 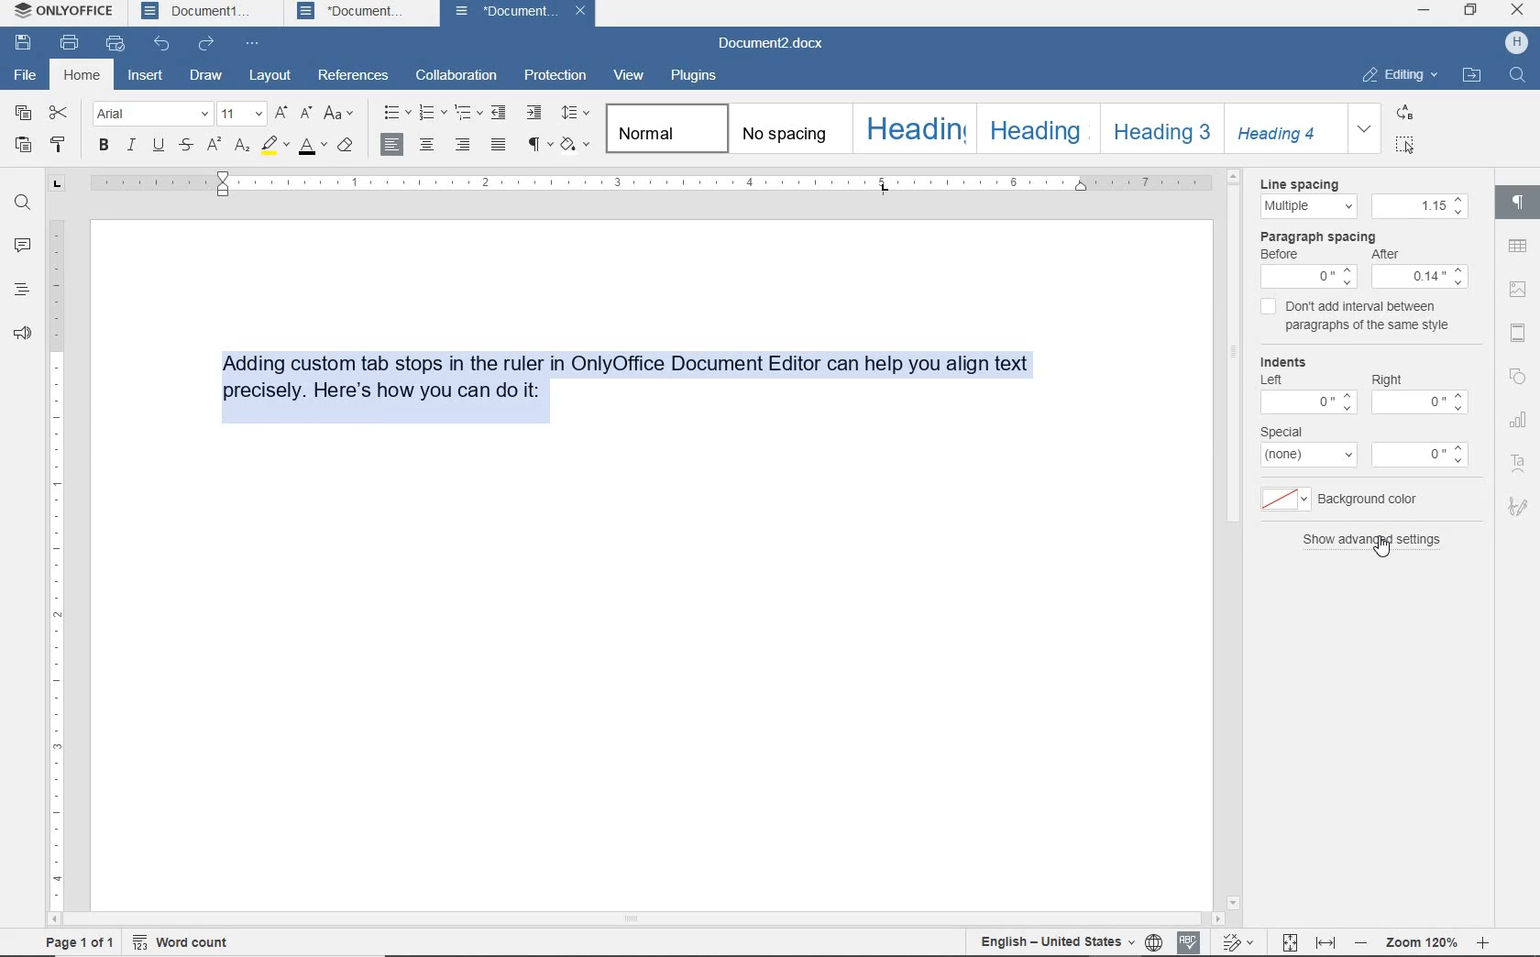 What do you see at coordinates (1421, 277) in the screenshot?
I see `` at bounding box center [1421, 277].